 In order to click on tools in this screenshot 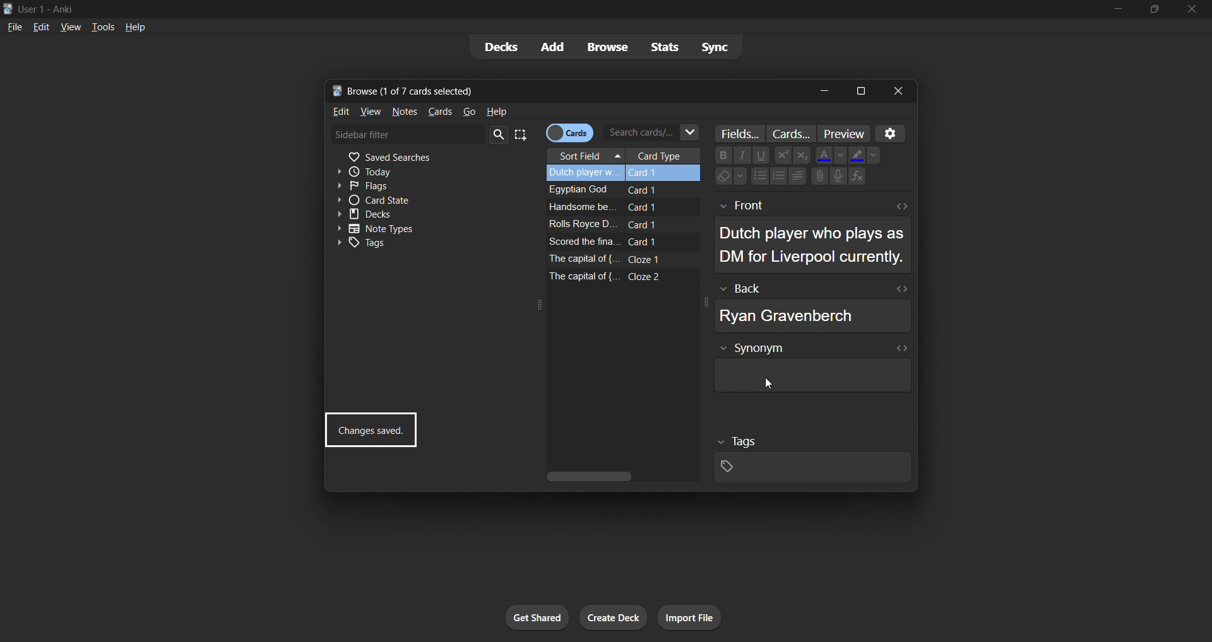, I will do `click(102, 26)`.